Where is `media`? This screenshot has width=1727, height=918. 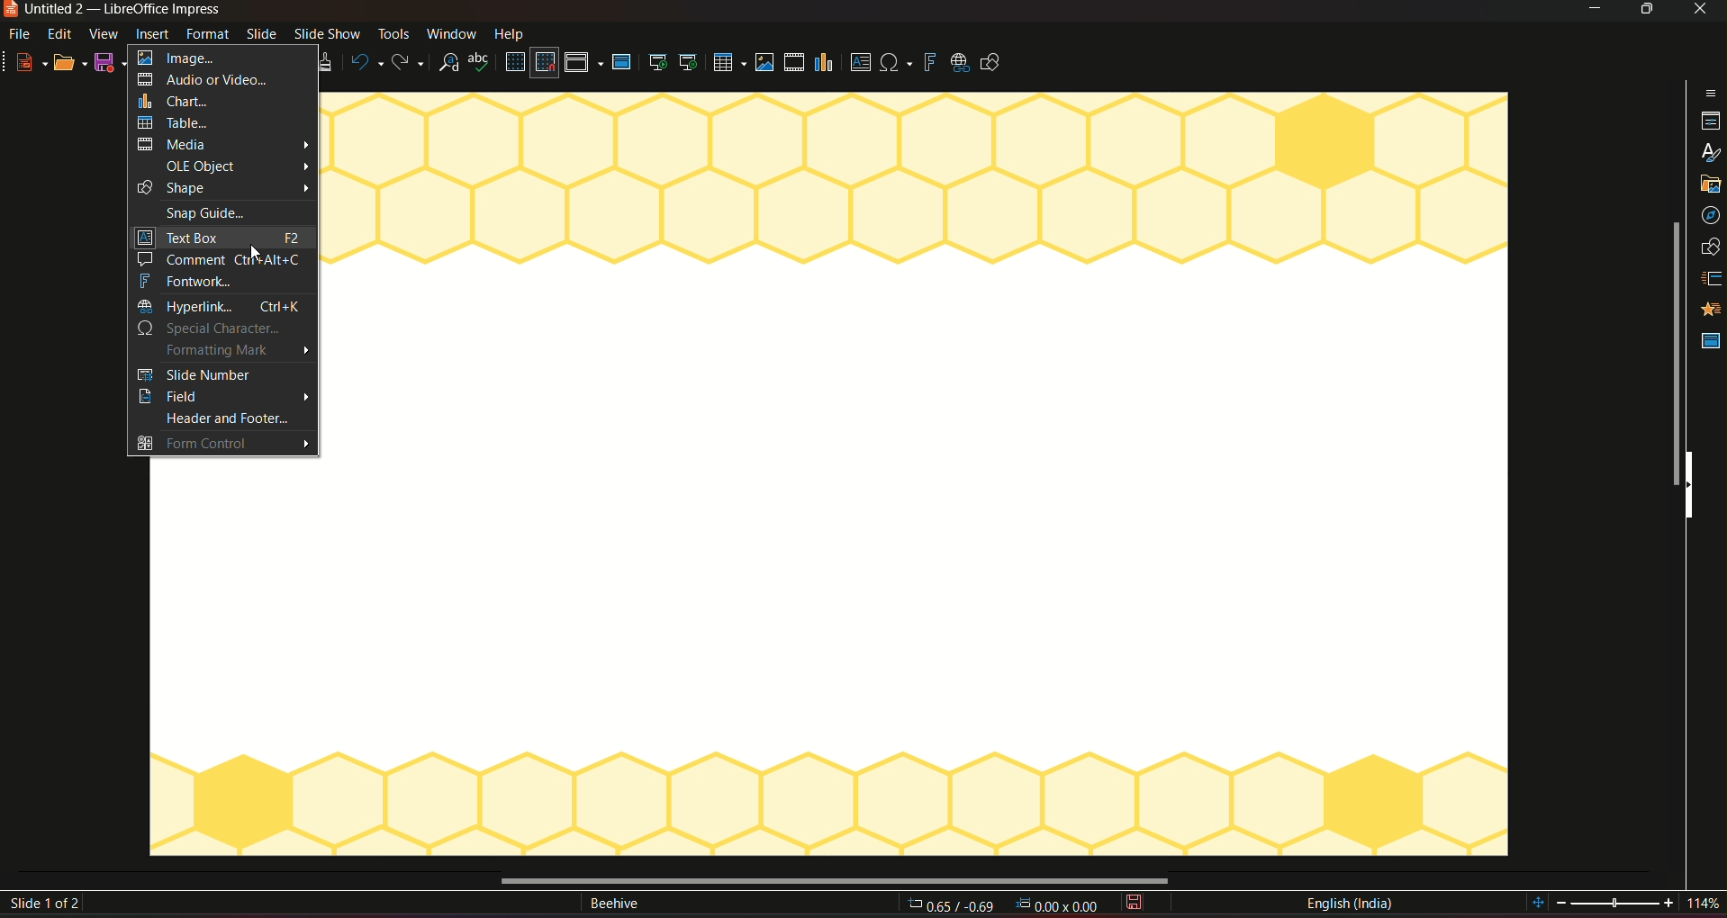
media is located at coordinates (224, 145).